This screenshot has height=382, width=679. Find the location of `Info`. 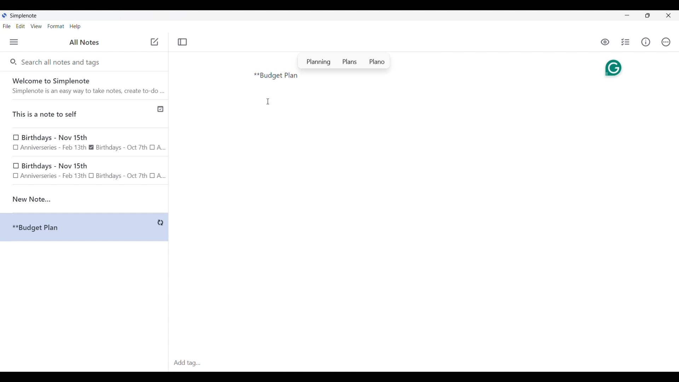

Info is located at coordinates (646, 42).